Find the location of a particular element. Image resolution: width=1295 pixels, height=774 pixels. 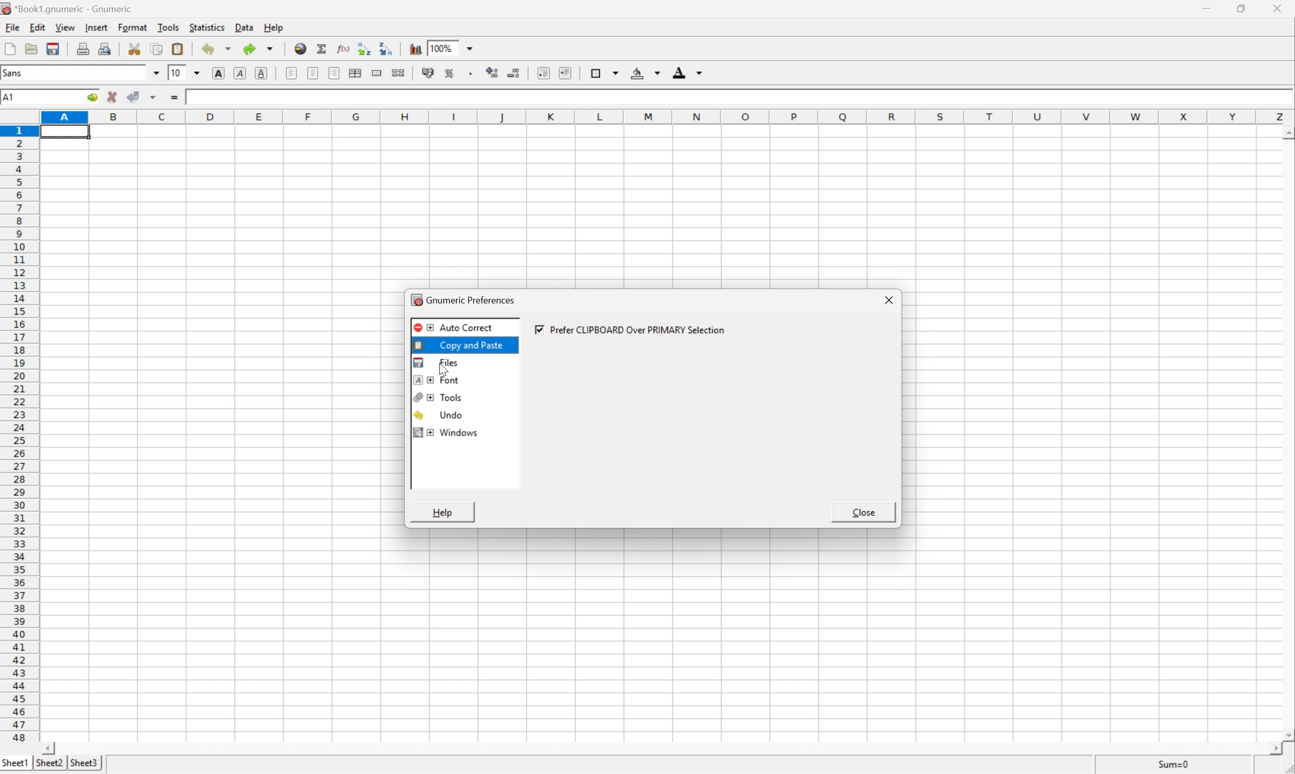

italic is located at coordinates (239, 71).